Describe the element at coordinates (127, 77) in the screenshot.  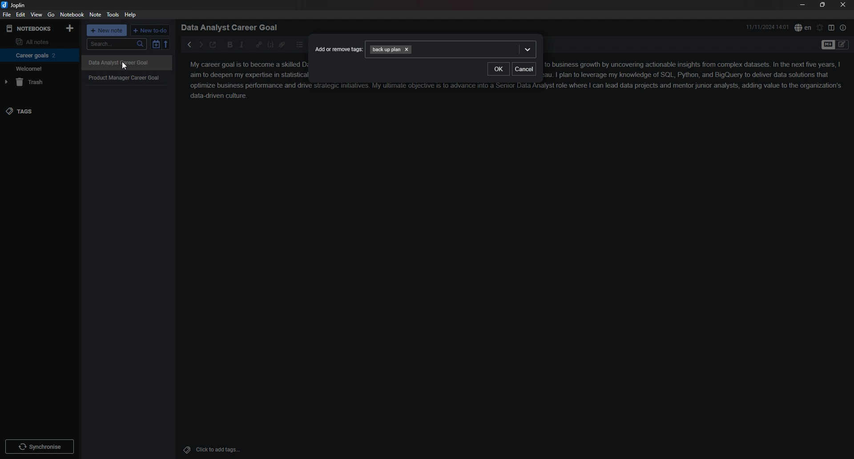
I see `Product Manager Career Goal` at that location.